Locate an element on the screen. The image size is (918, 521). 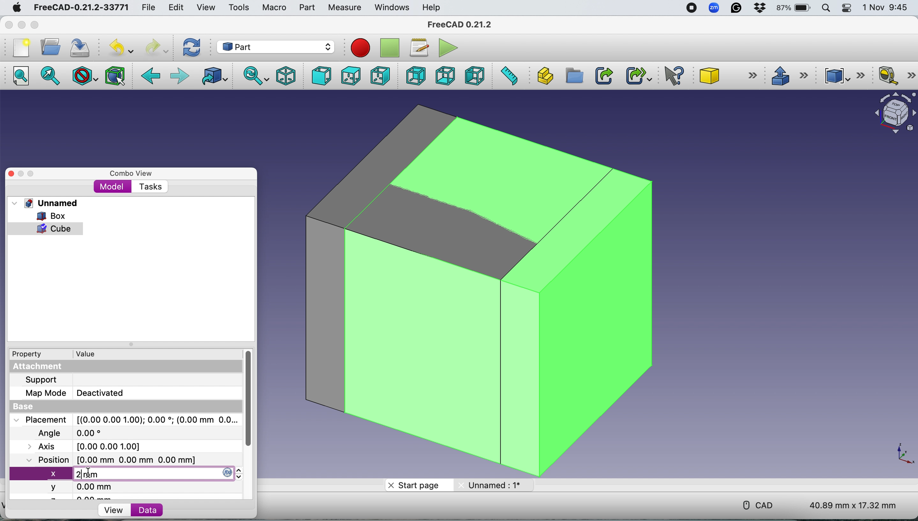
Property is located at coordinates (23, 354).